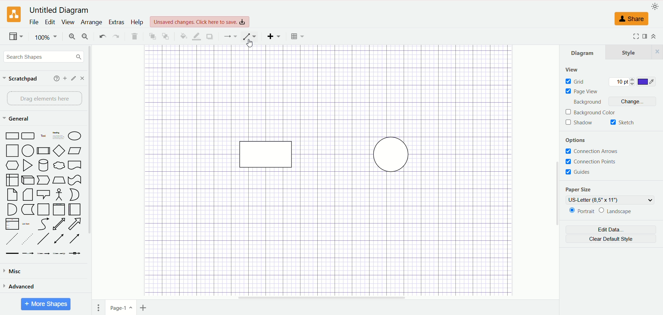  Describe the element at coordinates (42, 57) in the screenshot. I see `search shapes` at that location.